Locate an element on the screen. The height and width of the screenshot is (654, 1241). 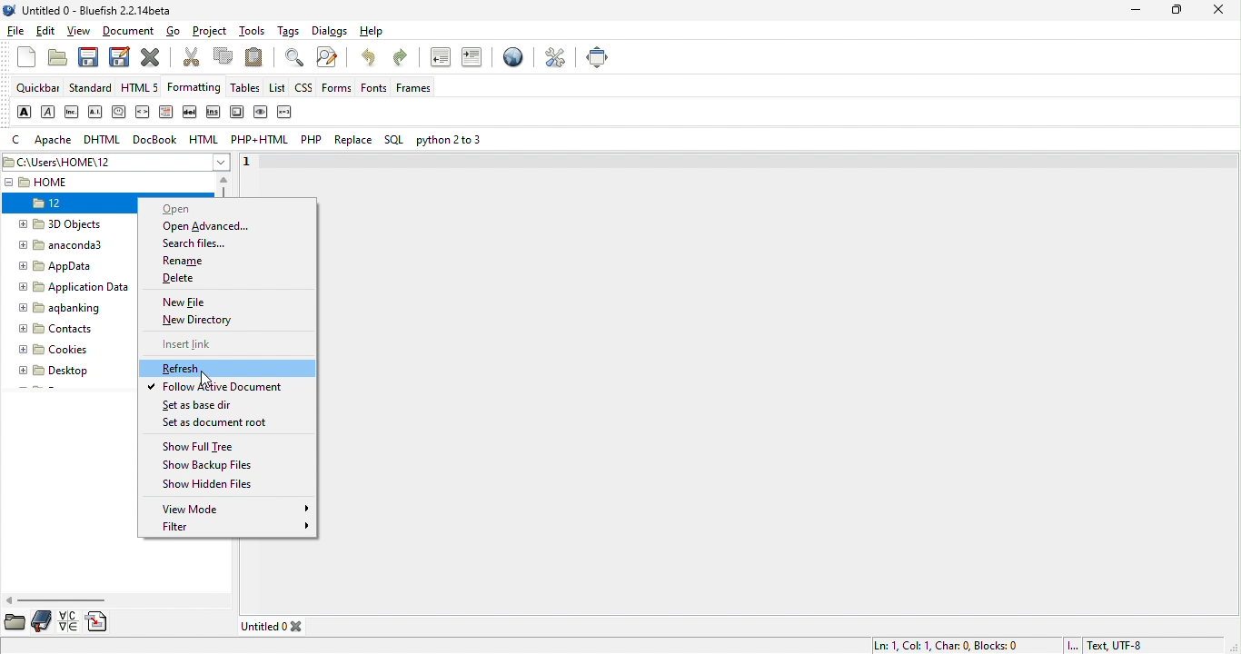
citation is located at coordinates (117, 113).